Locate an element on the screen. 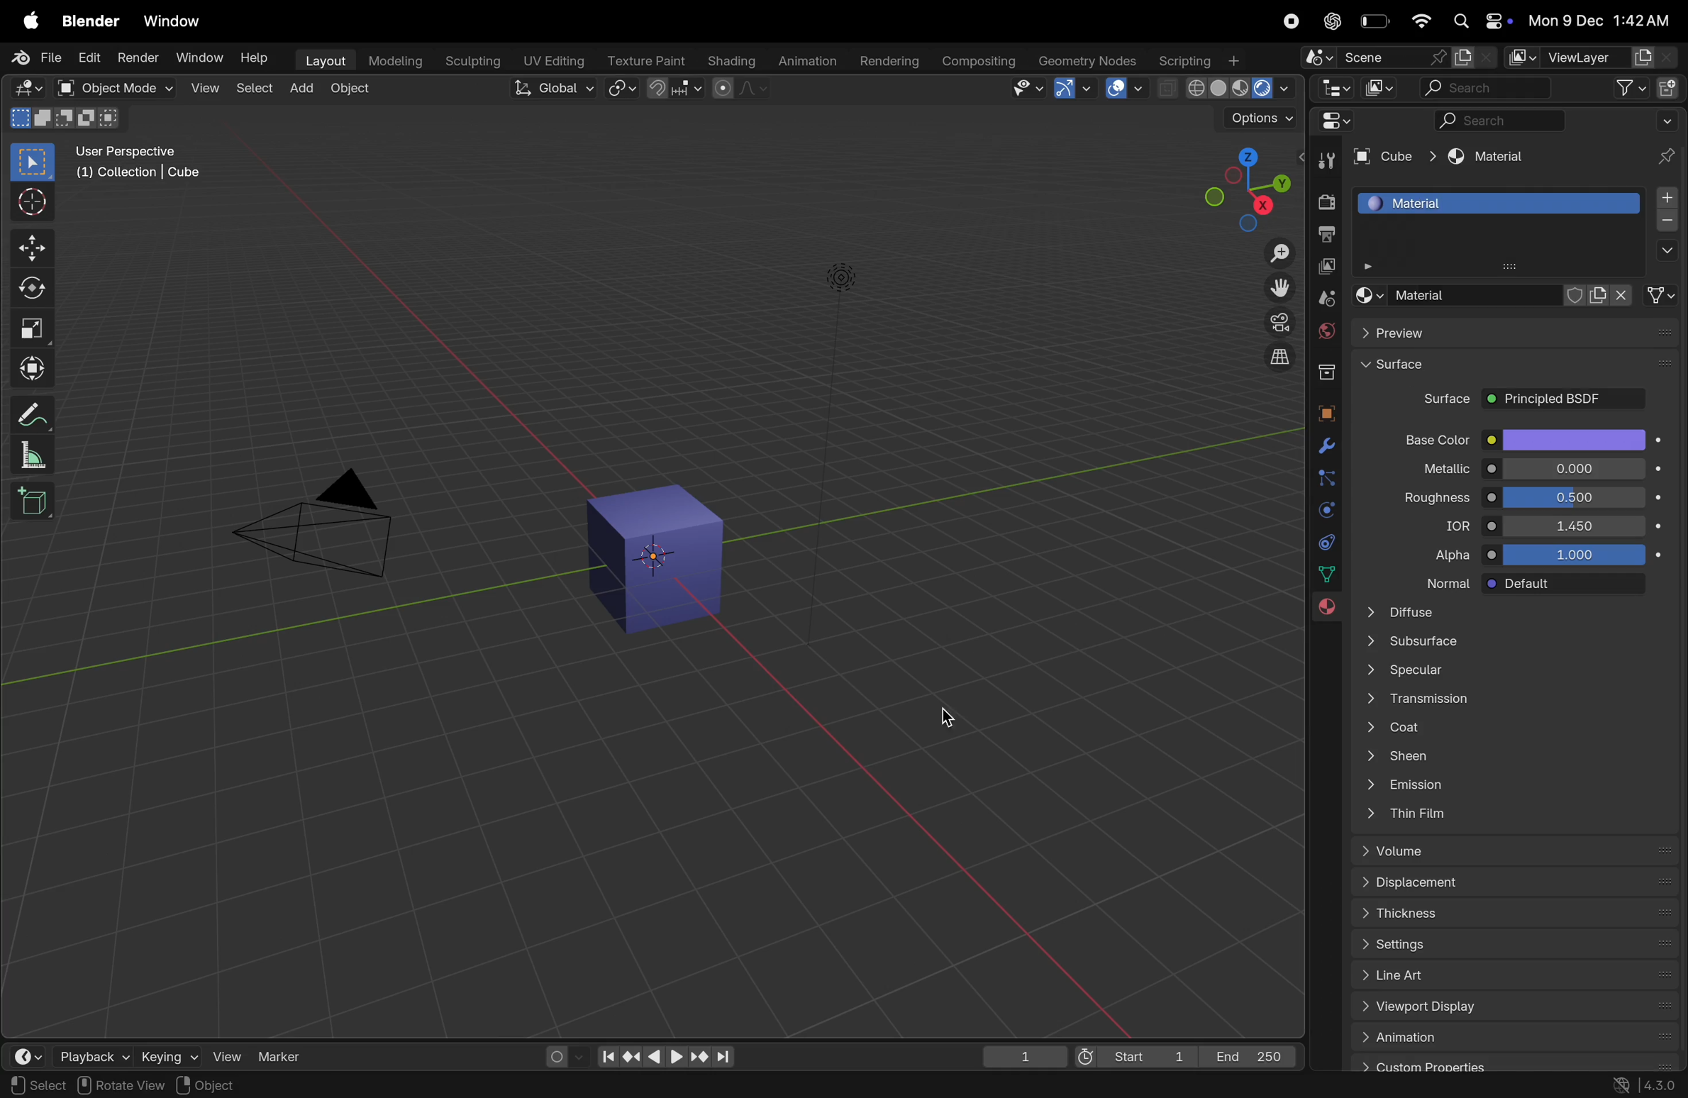 This screenshot has height=1098, width=1688. snap is located at coordinates (674, 89).